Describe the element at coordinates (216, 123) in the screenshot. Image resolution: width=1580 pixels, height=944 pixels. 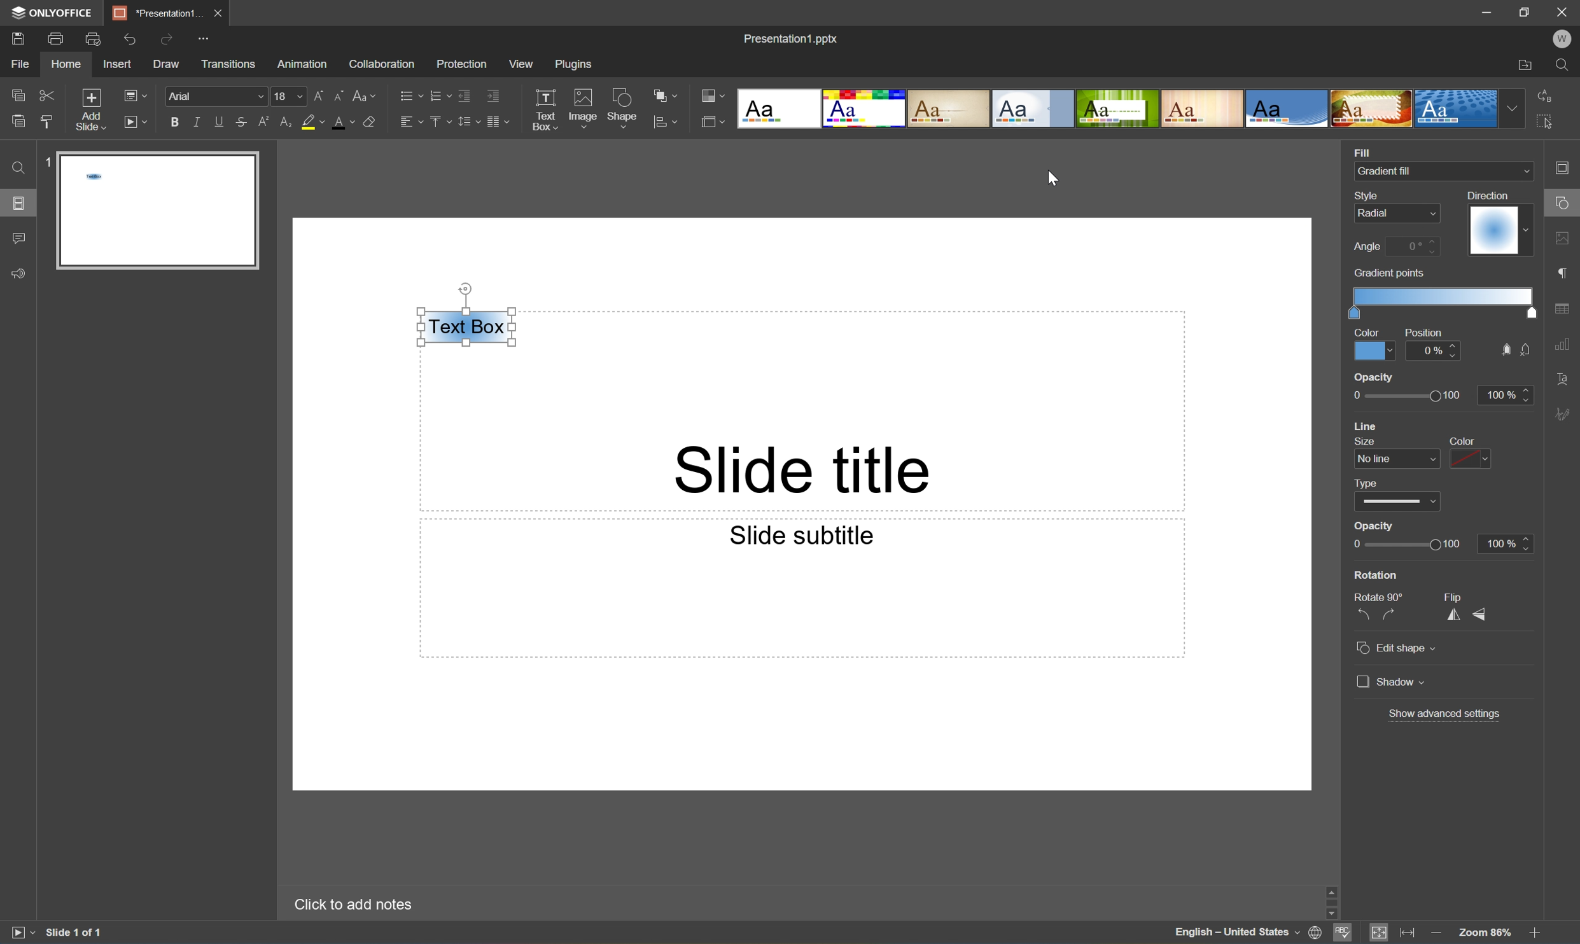
I see `Underline` at that location.